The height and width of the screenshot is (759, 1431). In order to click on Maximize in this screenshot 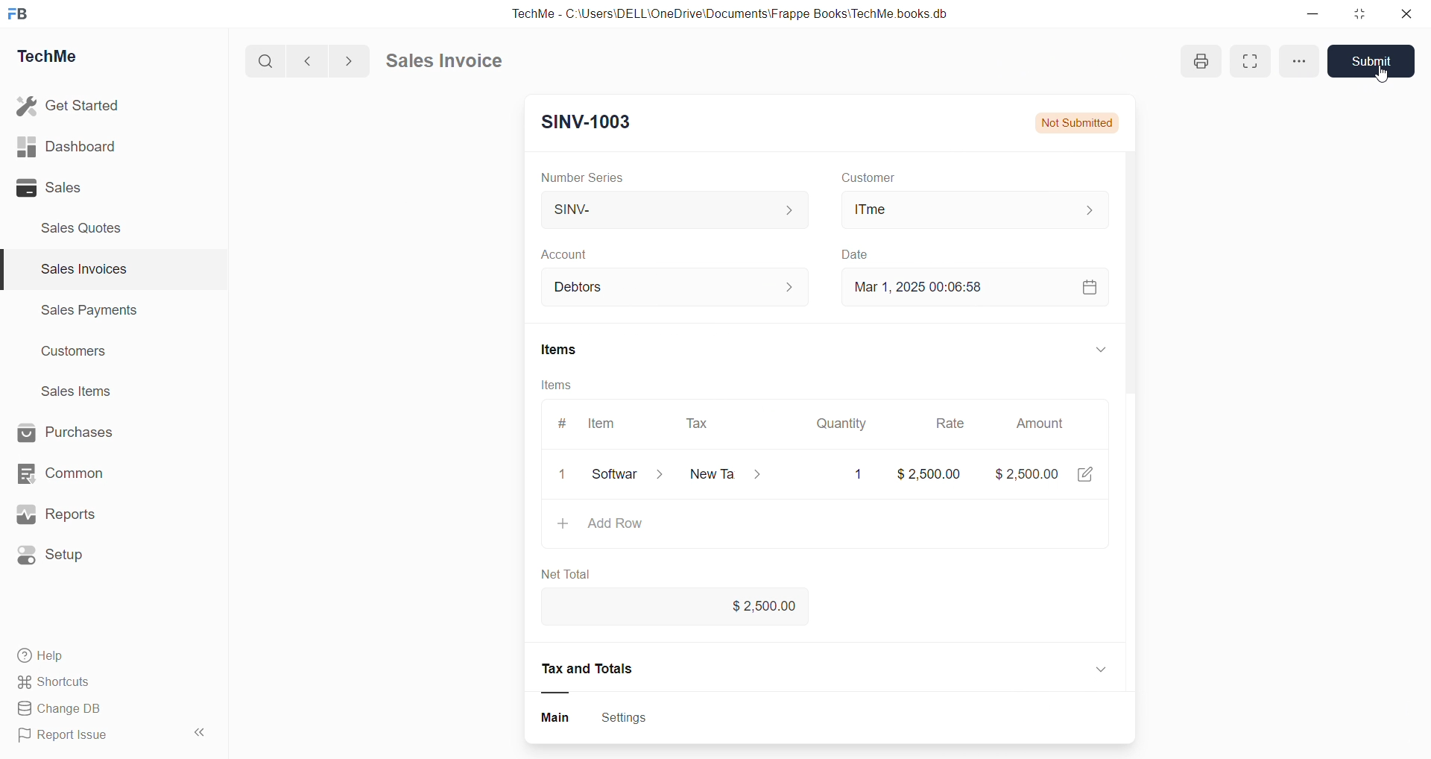, I will do `click(1362, 17)`.